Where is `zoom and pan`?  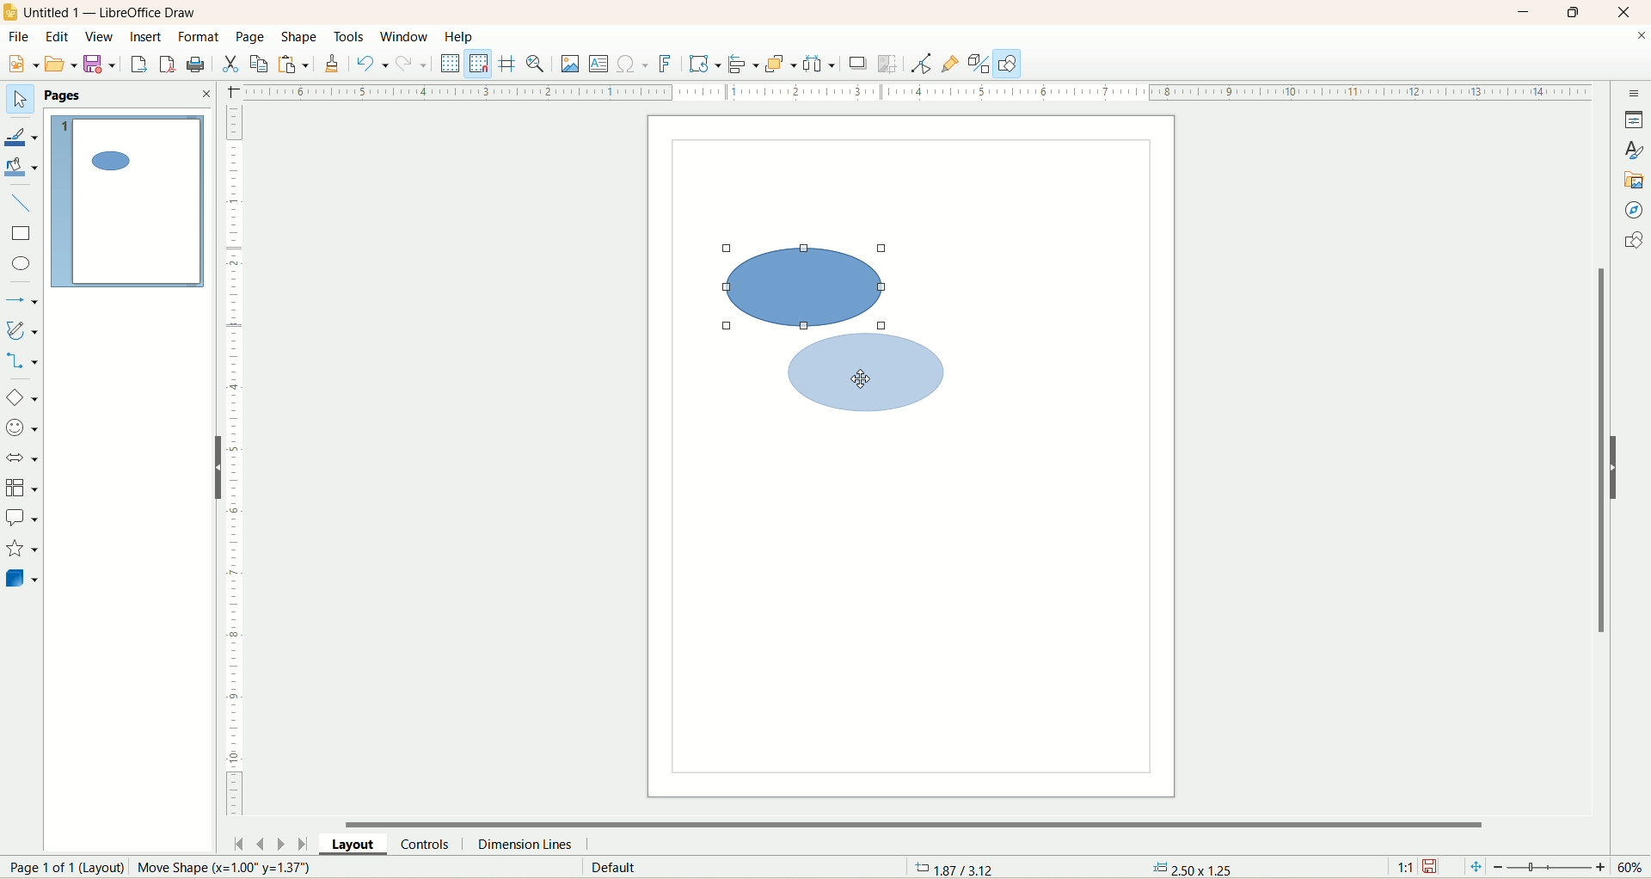 zoom and pan is located at coordinates (539, 66).